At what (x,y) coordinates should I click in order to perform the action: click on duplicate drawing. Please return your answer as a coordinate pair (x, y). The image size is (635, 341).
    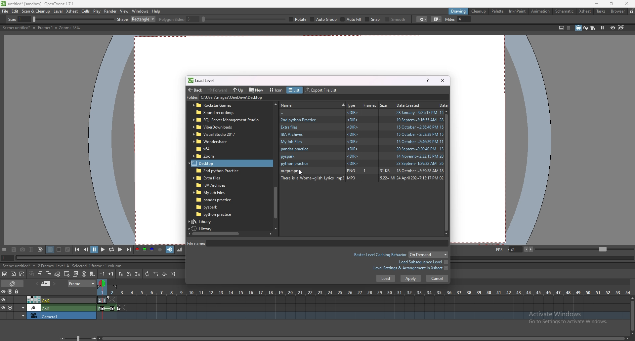
    Looking at the image, I should click on (76, 274).